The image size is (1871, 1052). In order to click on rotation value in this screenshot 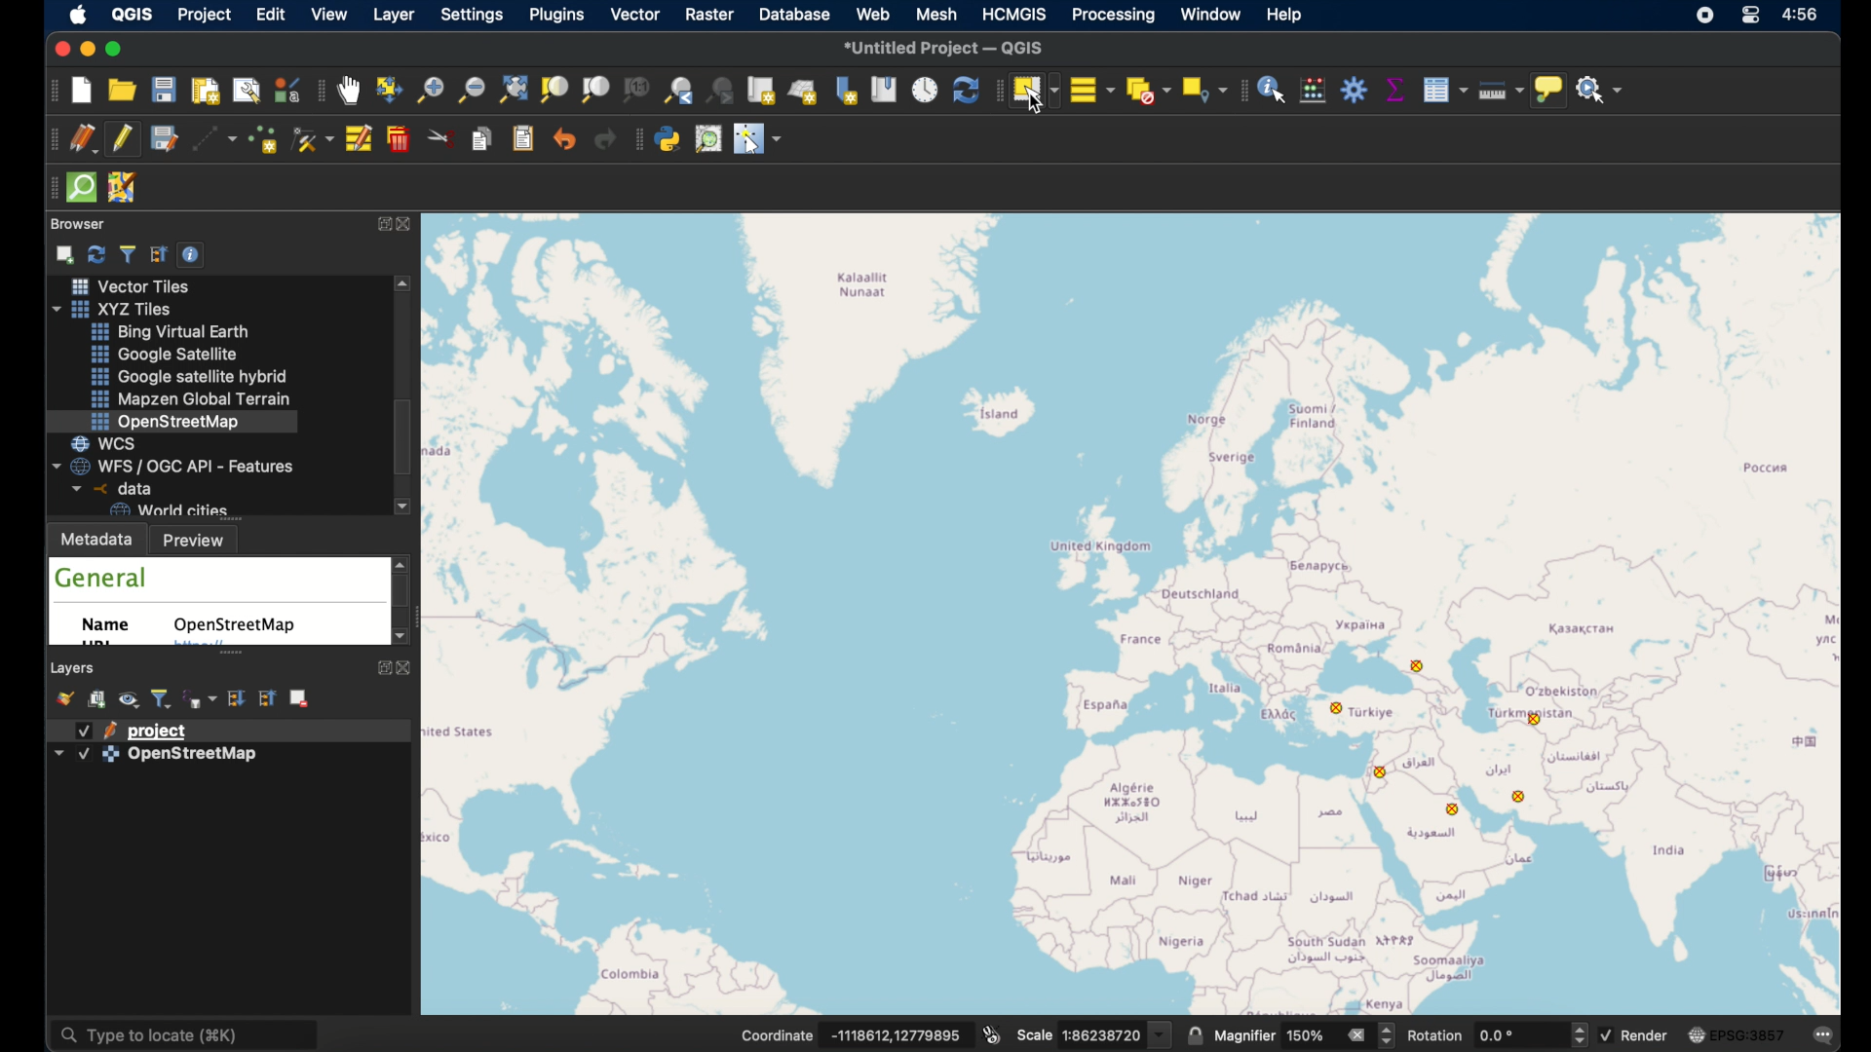, I will do `click(1501, 1034)`.